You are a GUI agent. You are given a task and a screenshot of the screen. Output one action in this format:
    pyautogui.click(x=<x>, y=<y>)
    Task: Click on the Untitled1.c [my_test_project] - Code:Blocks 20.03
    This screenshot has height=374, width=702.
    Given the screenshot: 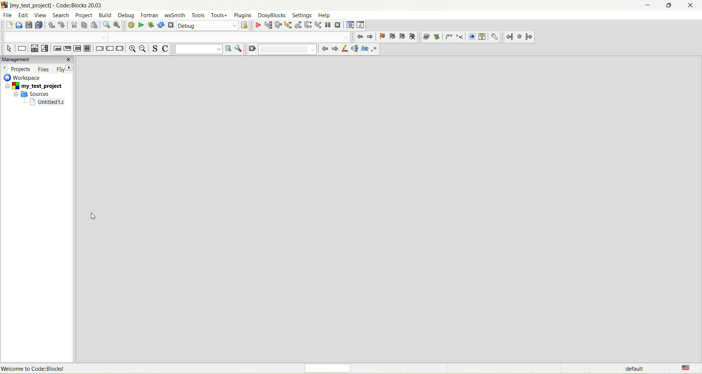 What is the action you would take?
    pyautogui.click(x=69, y=5)
    